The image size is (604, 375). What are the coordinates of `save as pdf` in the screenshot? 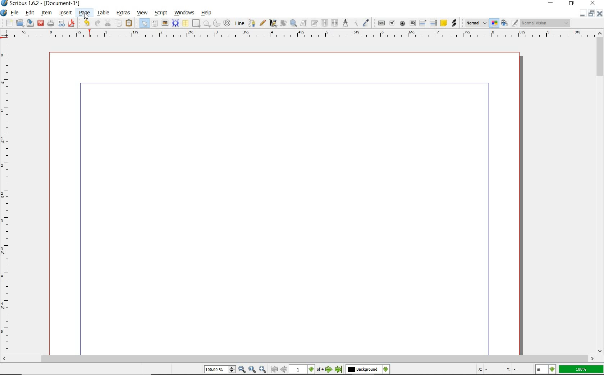 It's located at (72, 24).